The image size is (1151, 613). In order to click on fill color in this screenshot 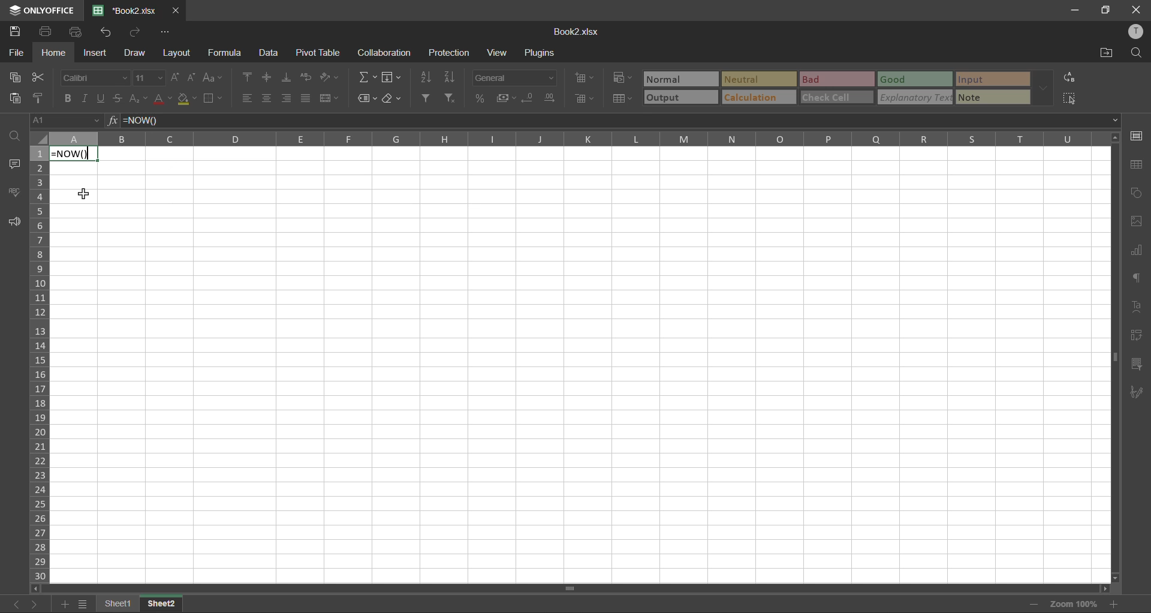, I will do `click(188, 98)`.